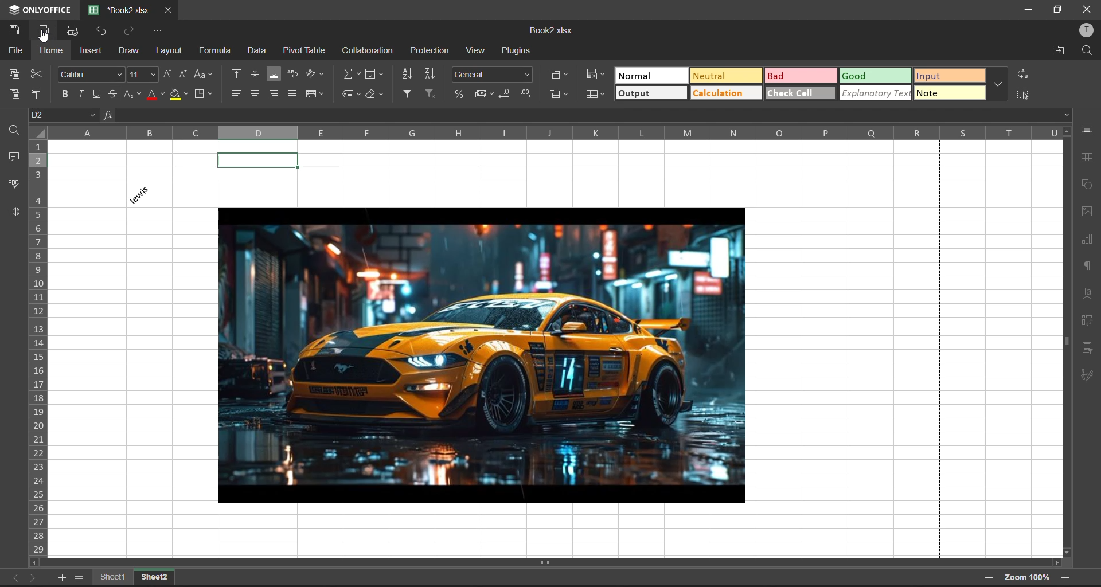 This screenshot has width=1101, height=587. Describe the element at coordinates (206, 95) in the screenshot. I see `borders` at that location.